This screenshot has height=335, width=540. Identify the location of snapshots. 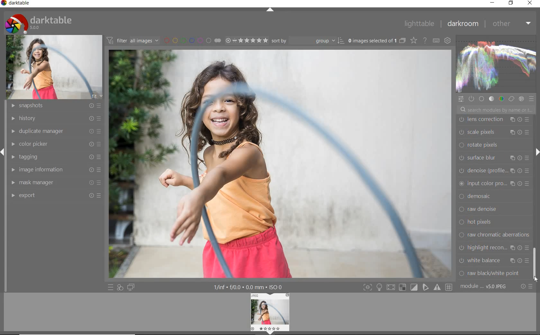
(54, 106).